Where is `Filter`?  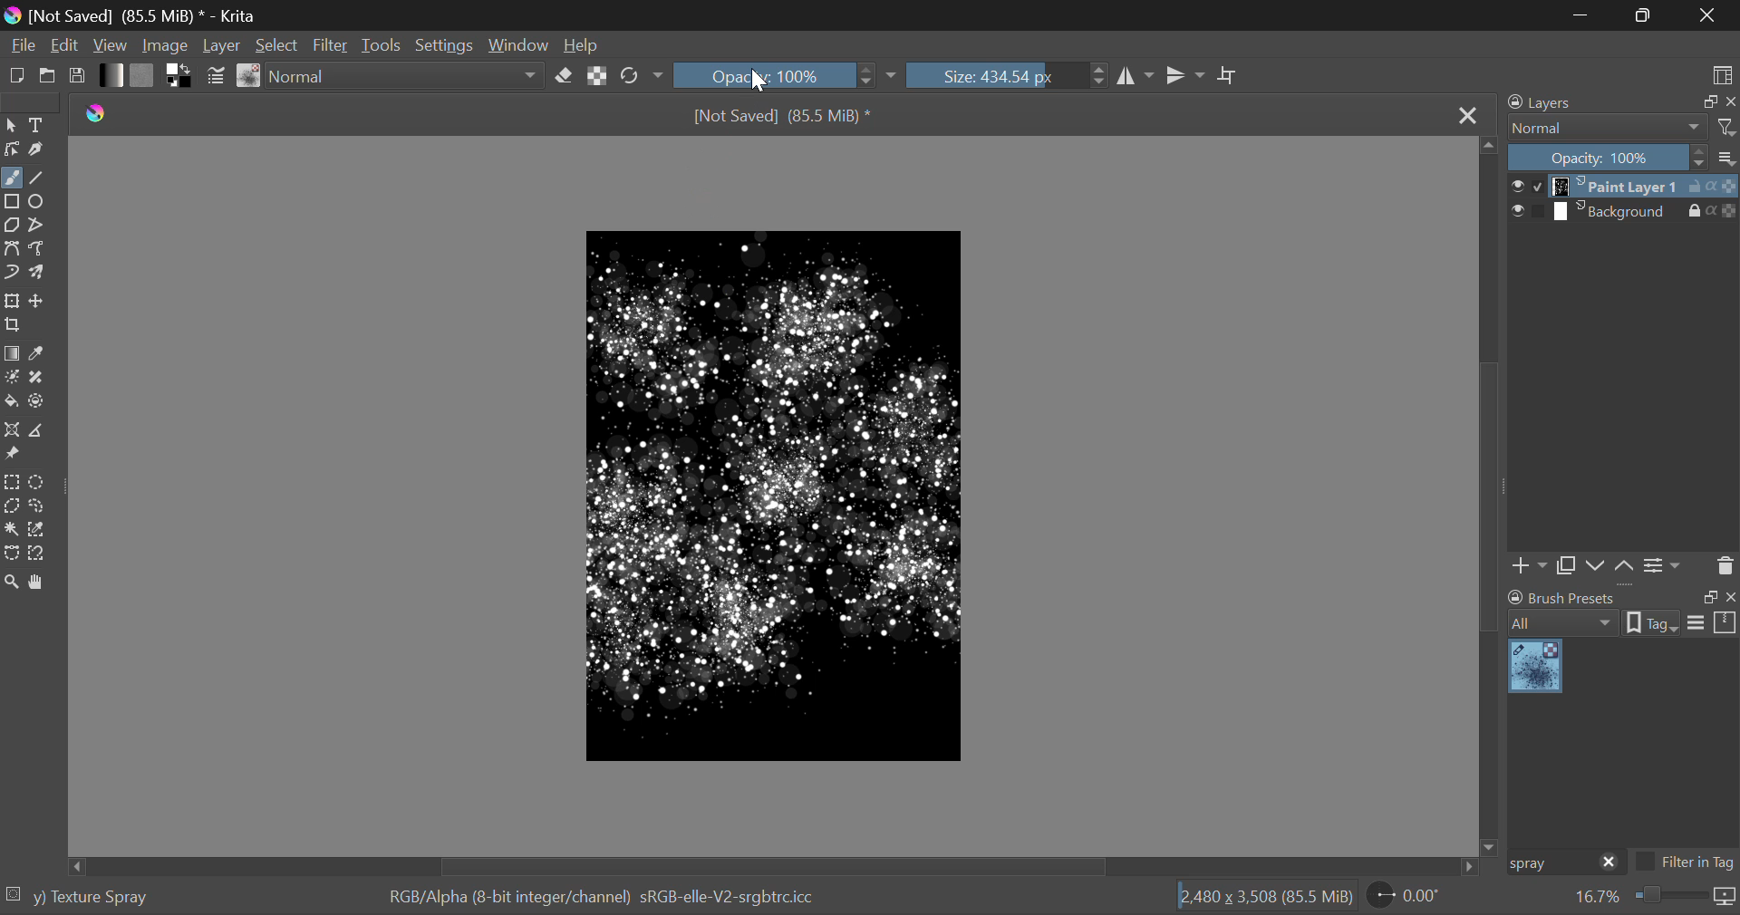 Filter is located at coordinates (331, 45).